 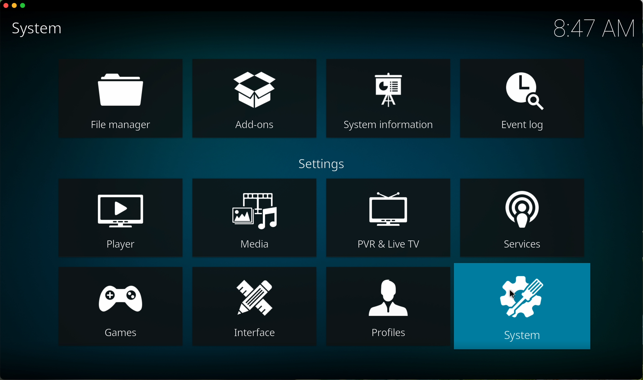 I want to click on cursor, so click(x=513, y=295).